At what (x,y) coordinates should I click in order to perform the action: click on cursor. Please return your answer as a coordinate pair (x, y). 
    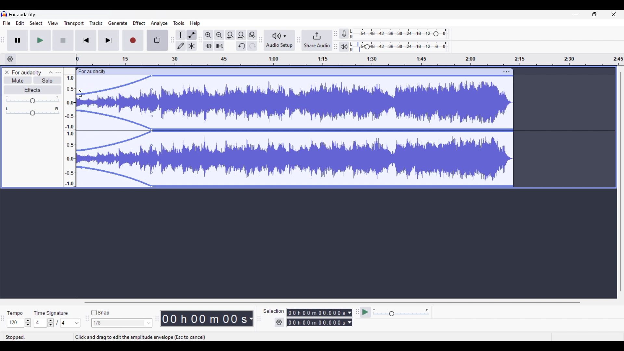
    Looking at the image, I should click on (82, 93).